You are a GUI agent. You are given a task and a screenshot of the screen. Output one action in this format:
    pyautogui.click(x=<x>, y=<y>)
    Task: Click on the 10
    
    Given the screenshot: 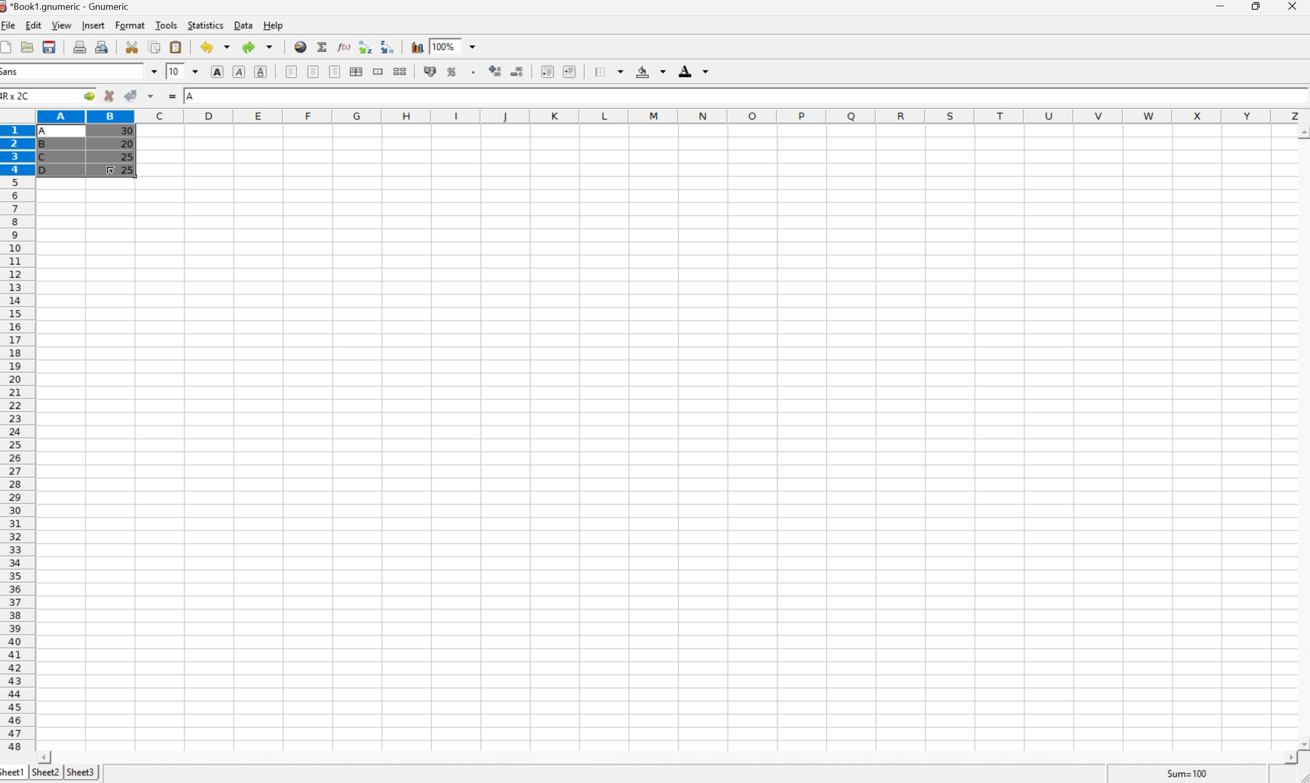 What is the action you would take?
    pyautogui.click(x=175, y=71)
    